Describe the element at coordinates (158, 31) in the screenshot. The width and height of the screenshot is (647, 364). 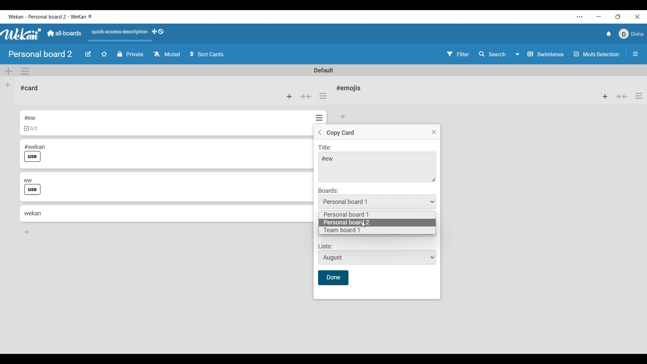
I see `Show desktop drag handles` at that location.